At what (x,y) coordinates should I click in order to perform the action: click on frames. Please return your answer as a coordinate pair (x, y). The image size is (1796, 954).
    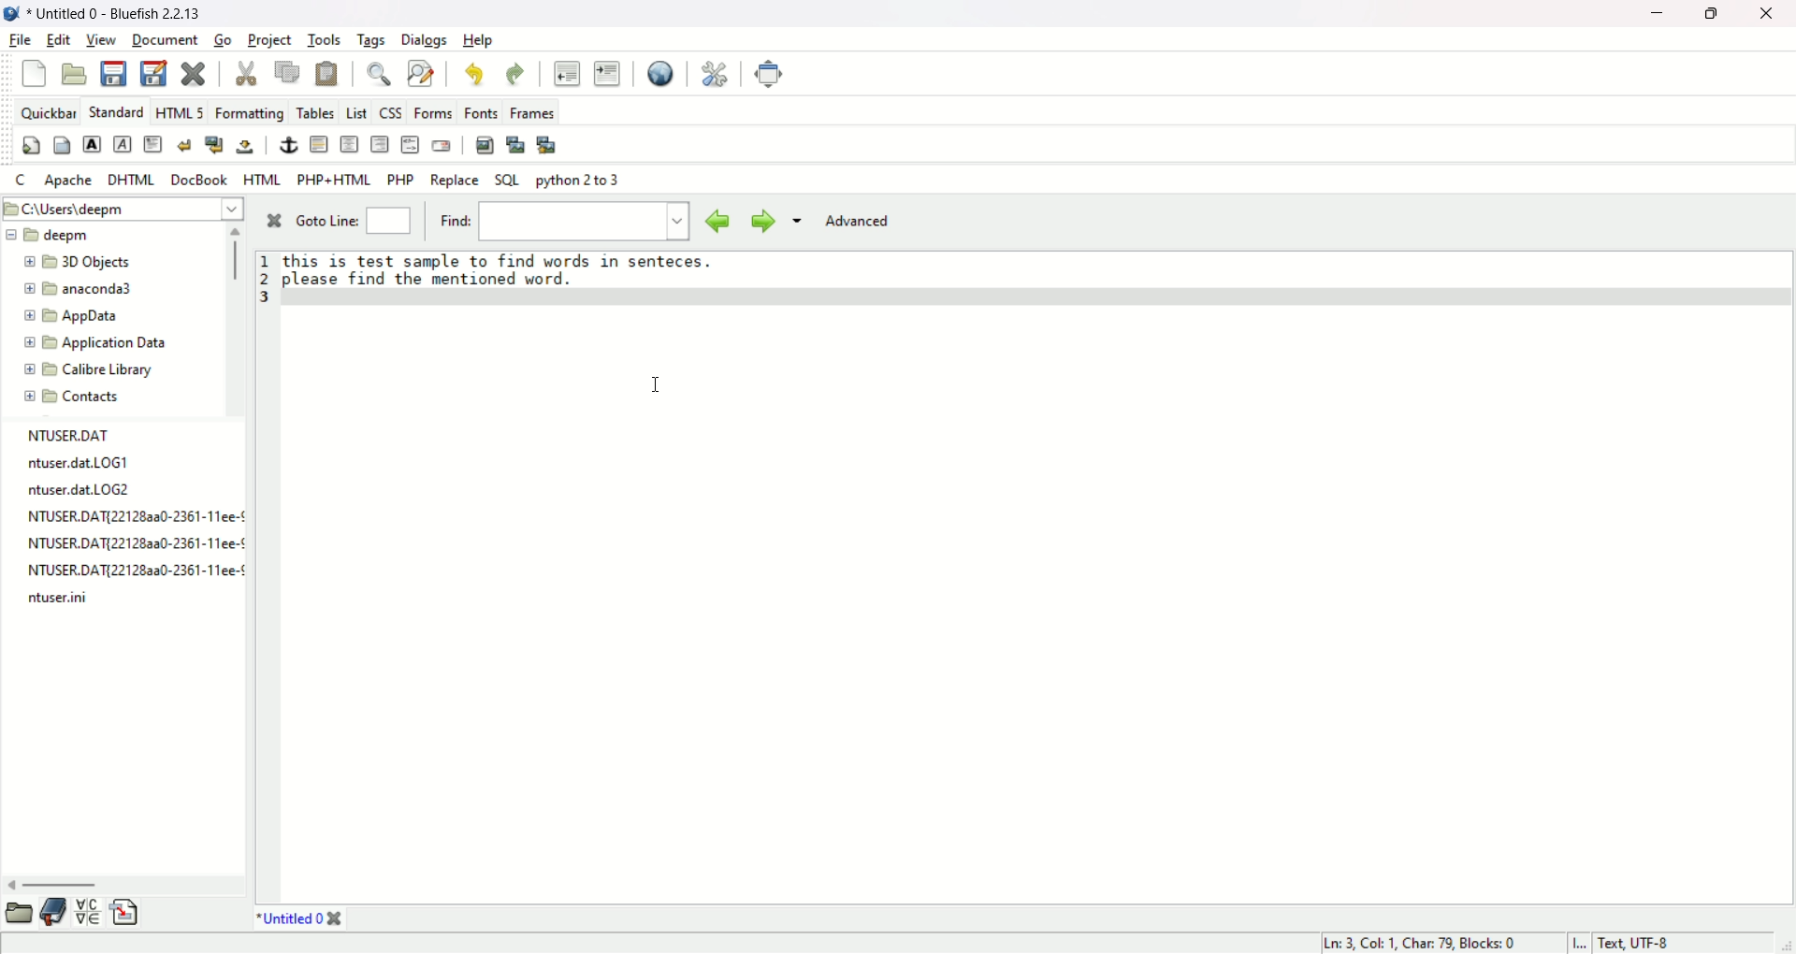
    Looking at the image, I should click on (555, 112).